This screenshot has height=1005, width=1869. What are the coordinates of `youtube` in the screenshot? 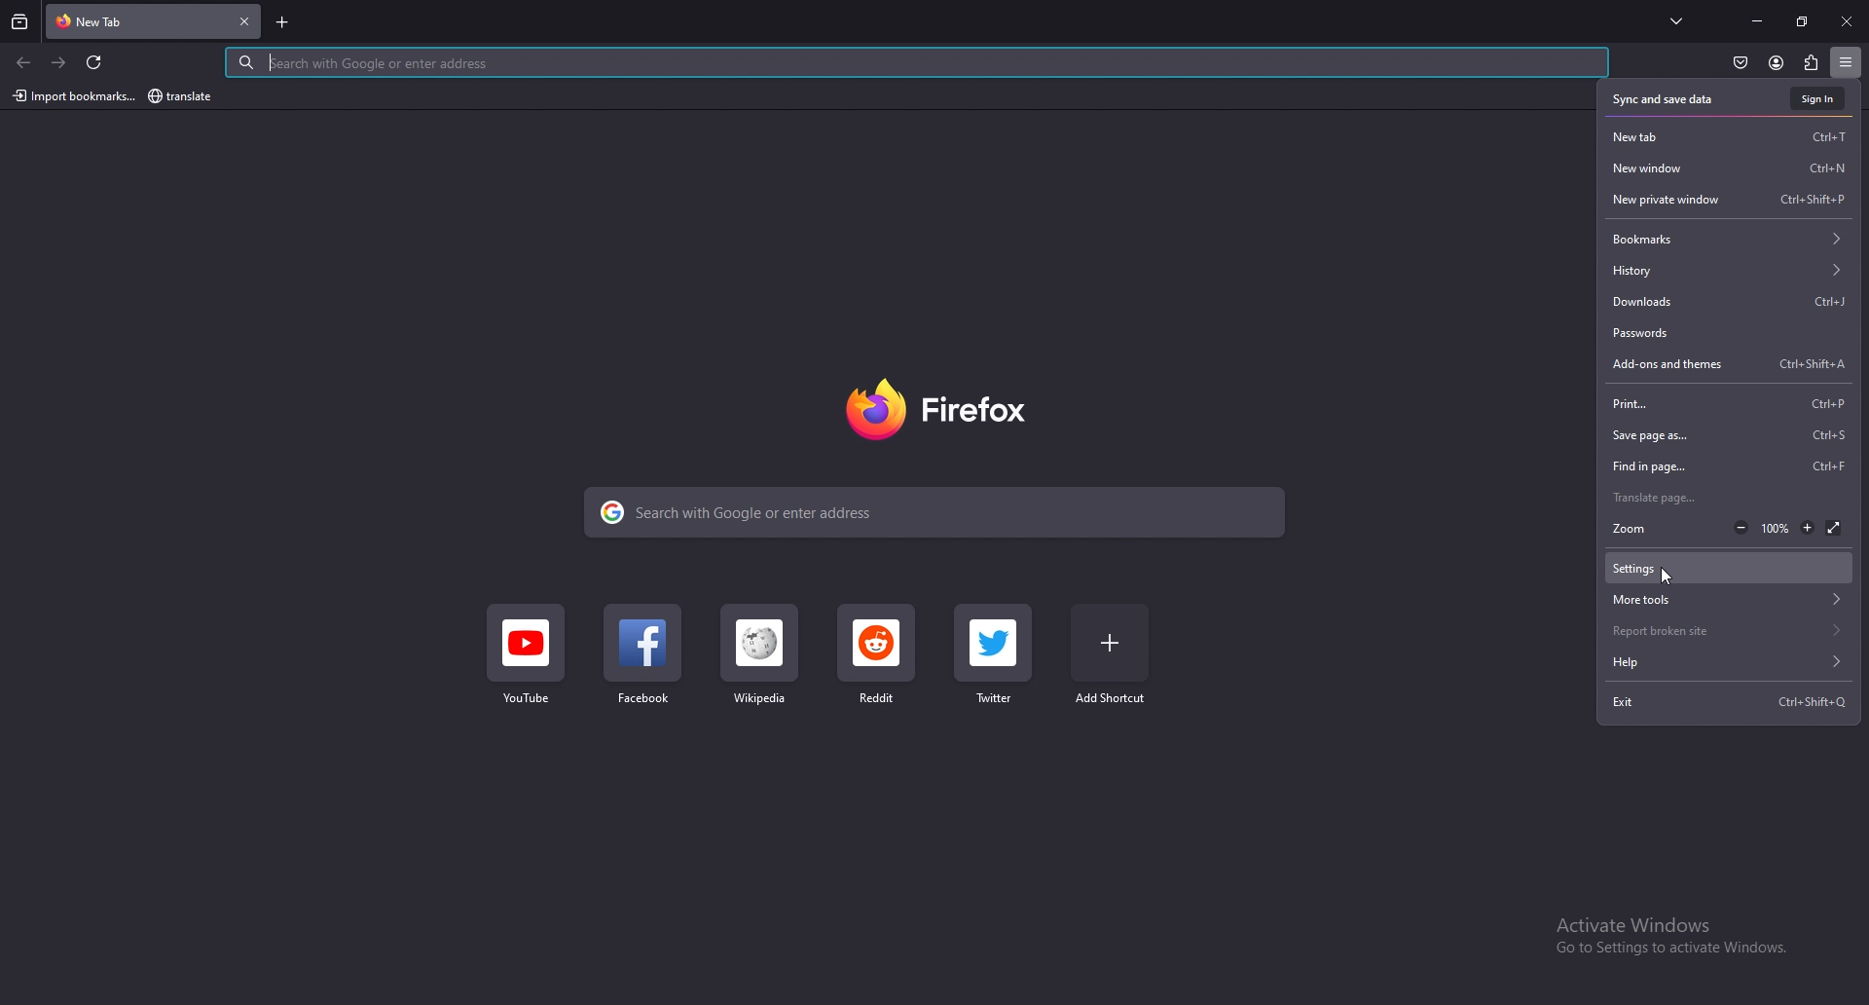 It's located at (527, 662).